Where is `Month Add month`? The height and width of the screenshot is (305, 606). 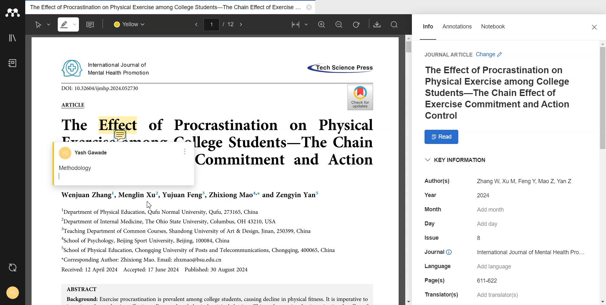
Month Add month is located at coordinates (466, 210).